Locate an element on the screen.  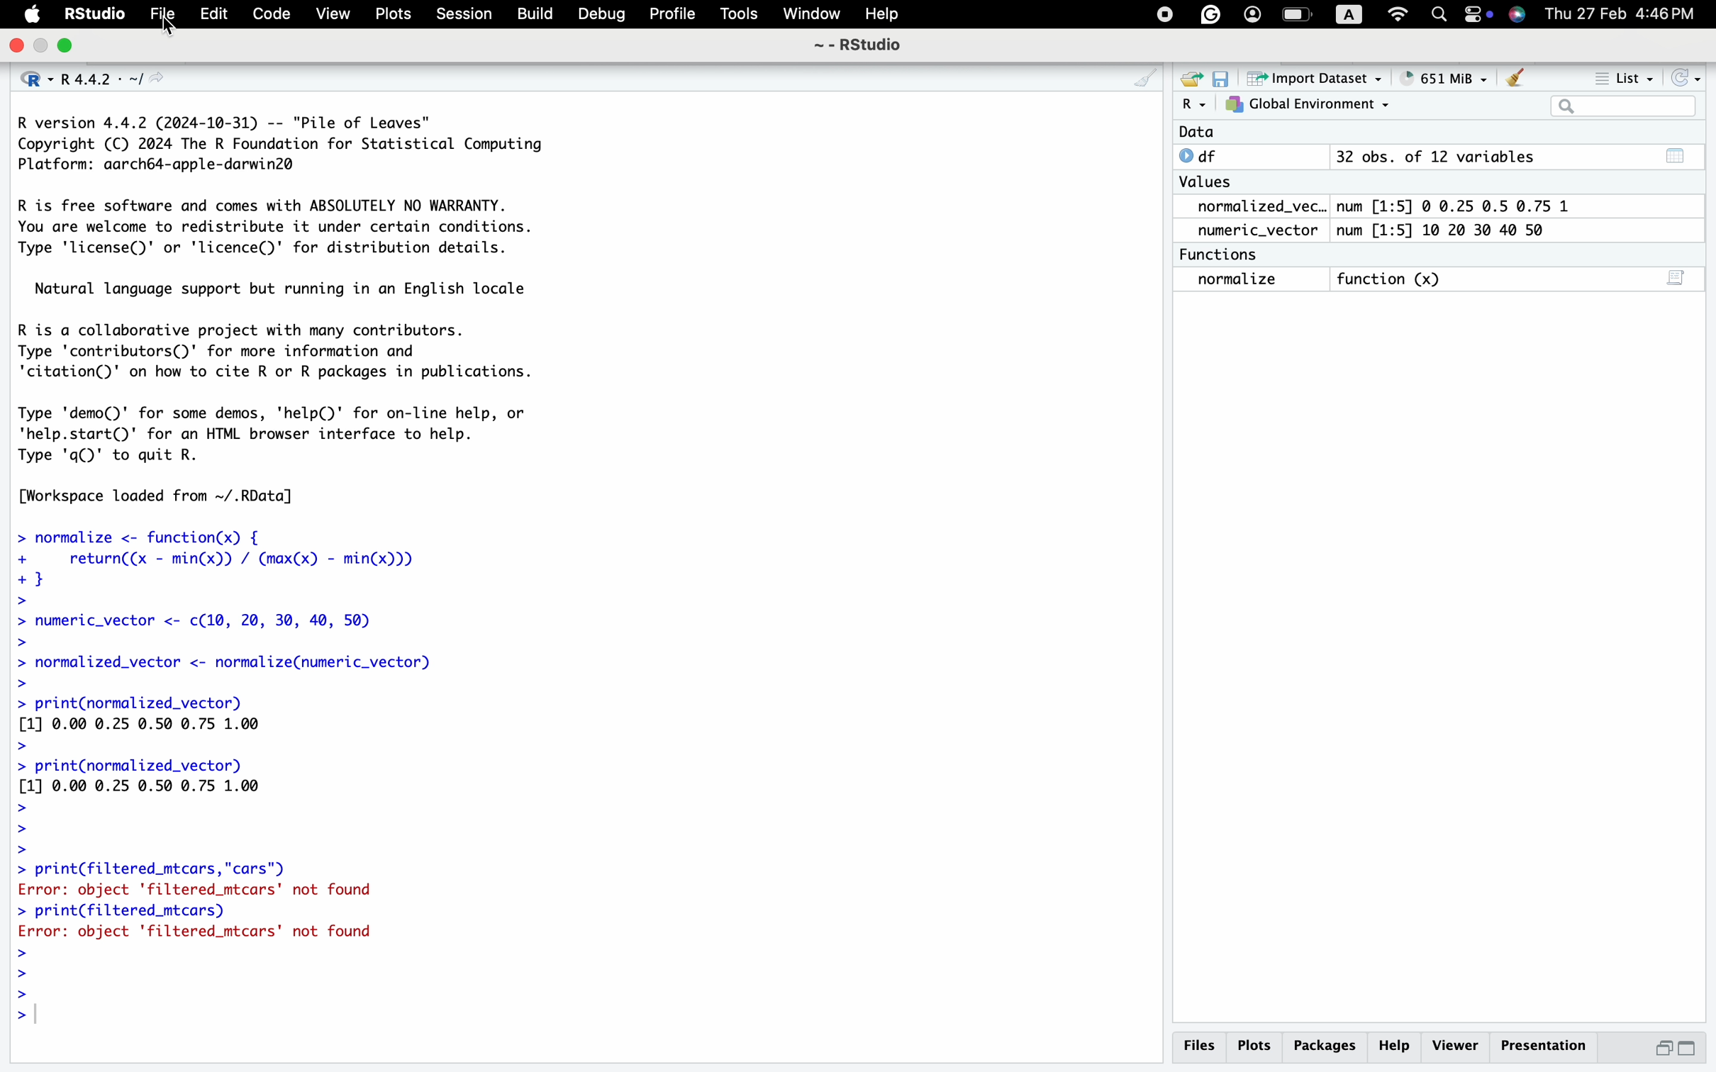
Functions is located at coordinates (1233, 255).